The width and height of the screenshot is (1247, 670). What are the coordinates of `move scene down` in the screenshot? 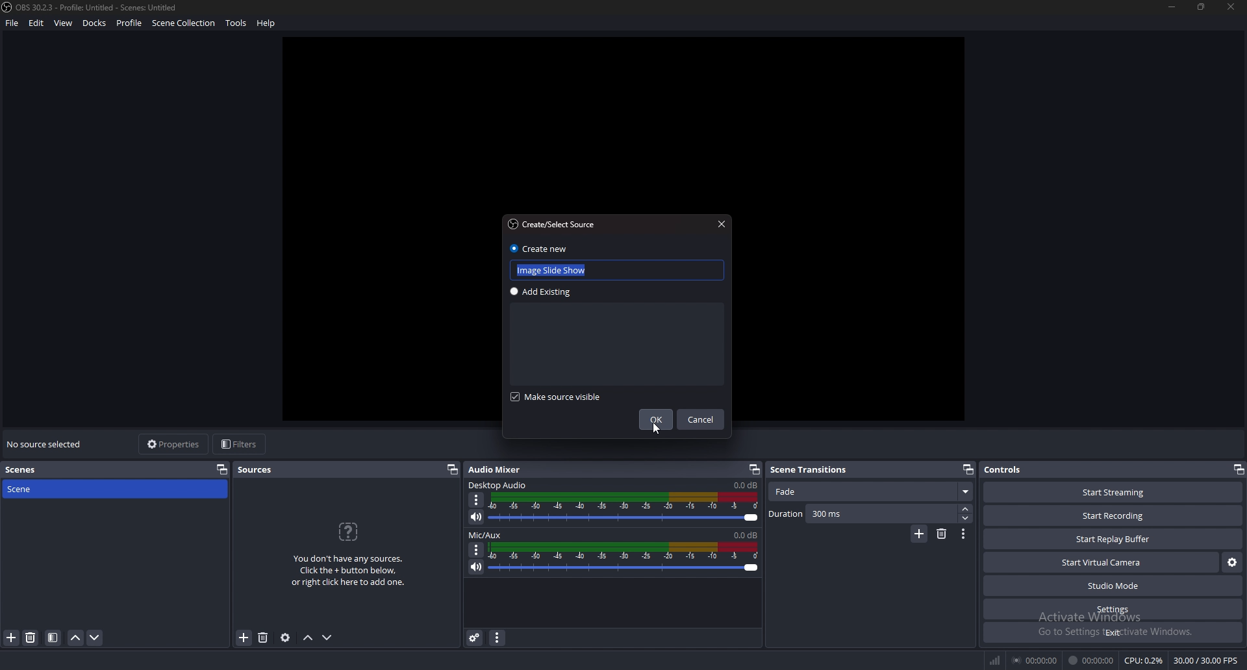 It's located at (95, 638).